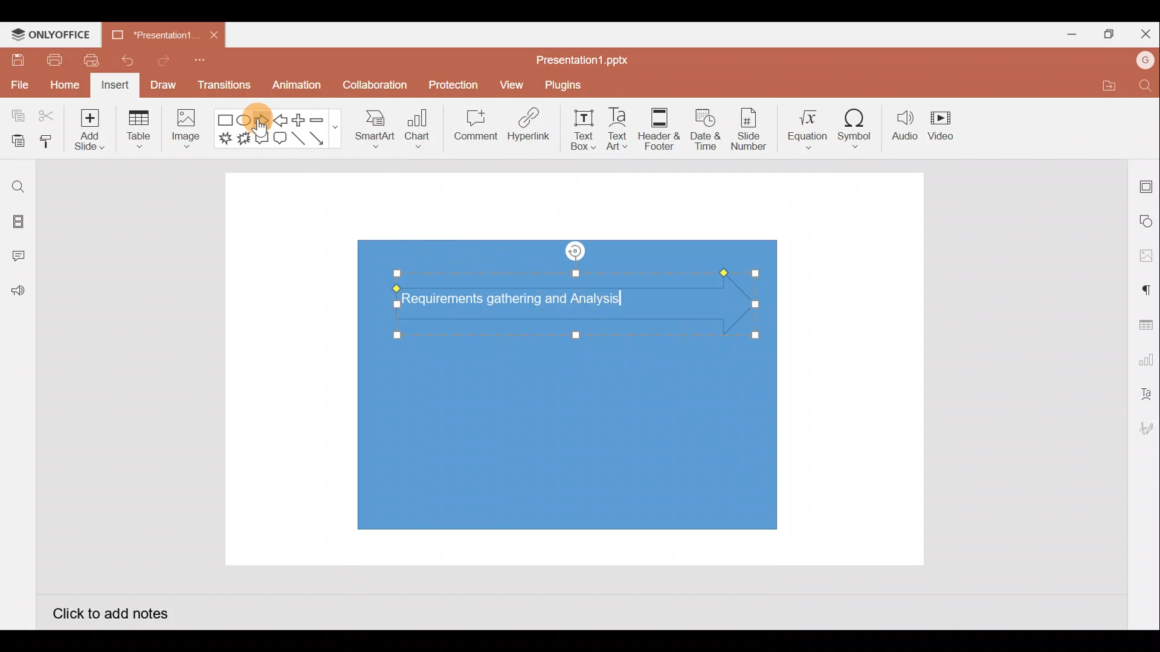 This screenshot has width=1160, height=652. Describe the element at coordinates (572, 83) in the screenshot. I see `Plugins` at that location.